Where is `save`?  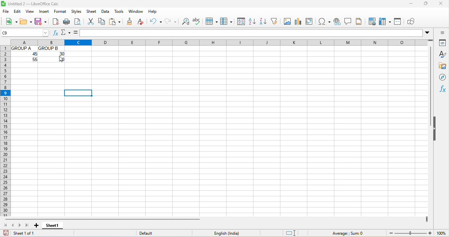 save is located at coordinates (41, 21).